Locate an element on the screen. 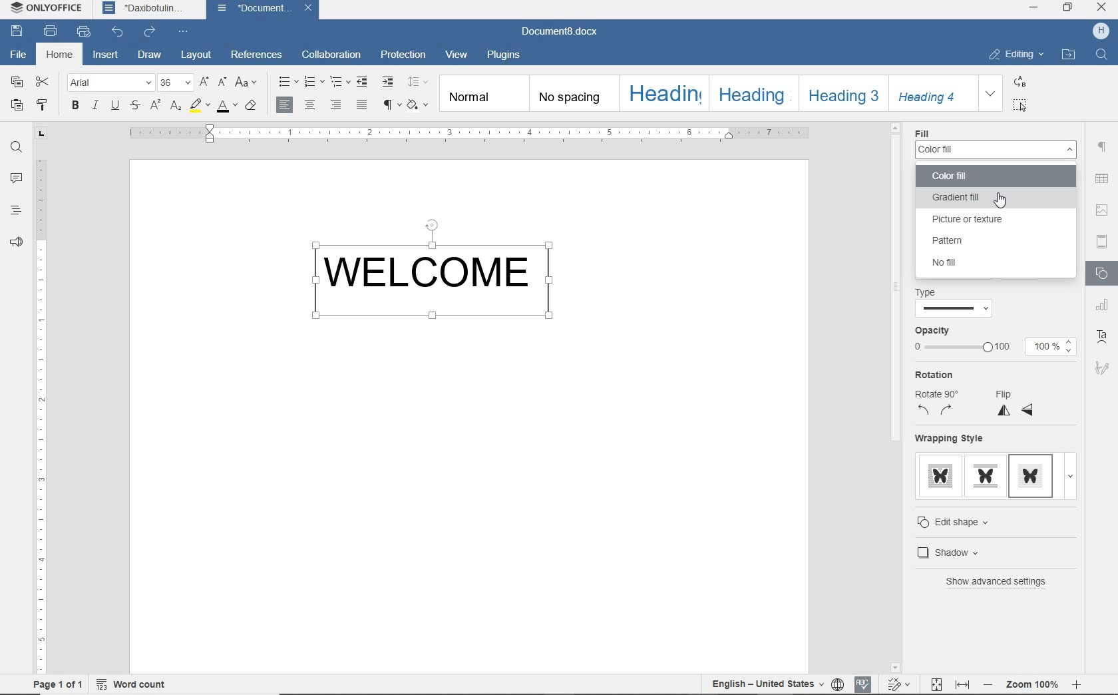 The height and width of the screenshot is (695, 1118). opacity from 0 to 100 is located at coordinates (961, 348).